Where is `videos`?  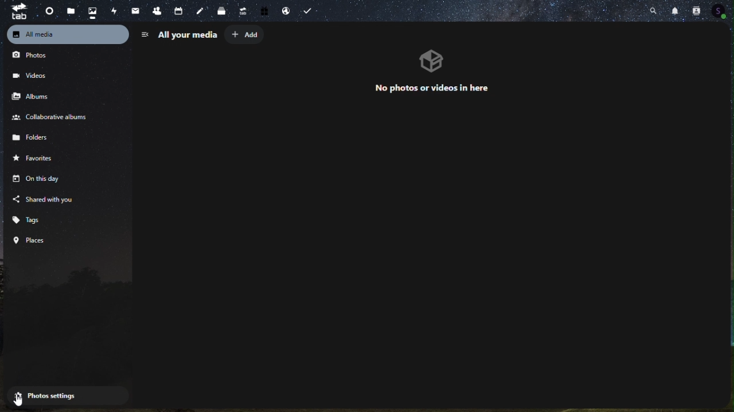 videos is located at coordinates (32, 75).